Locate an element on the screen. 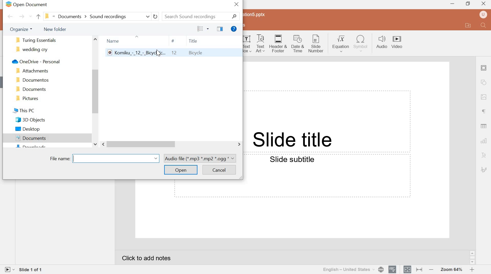 This screenshot has width=491, height=274. Text field is located at coordinates (328, 177).